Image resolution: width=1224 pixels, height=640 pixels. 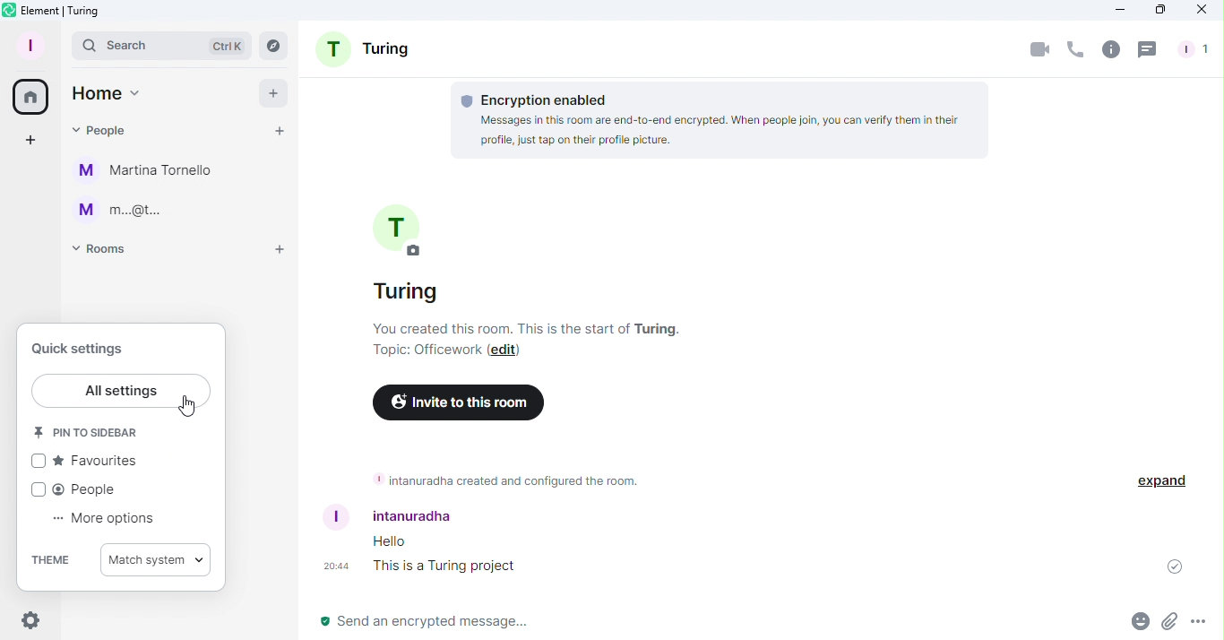 What do you see at coordinates (39, 491) in the screenshot?
I see `checkbox` at bounding box center [39, 491].